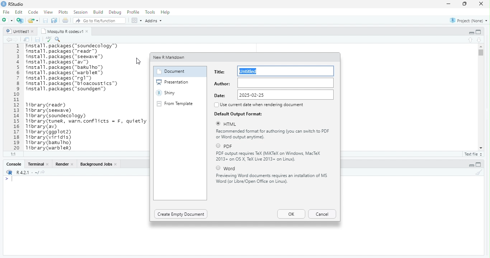 The image size is (490, 258). Describe the element at coordinates (8, 20) in the screenshot. I see `open file` at that location.